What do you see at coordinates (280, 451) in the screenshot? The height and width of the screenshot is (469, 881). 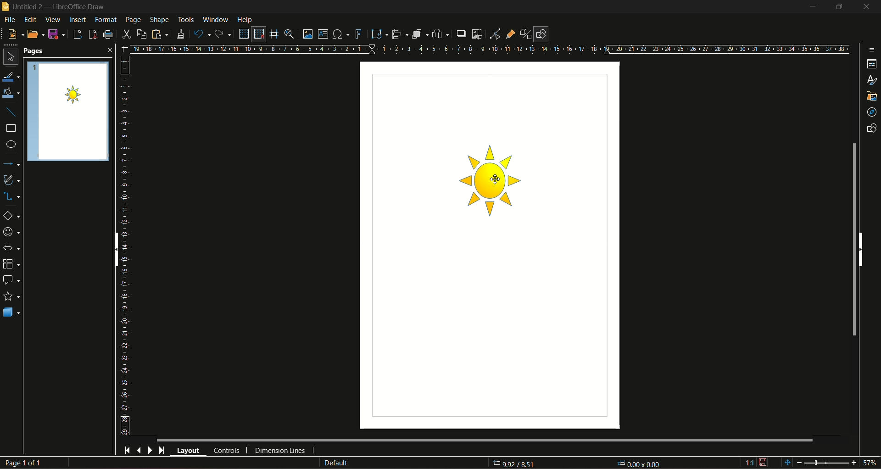 I see `dimension lines` at bounding box center [280, 451].